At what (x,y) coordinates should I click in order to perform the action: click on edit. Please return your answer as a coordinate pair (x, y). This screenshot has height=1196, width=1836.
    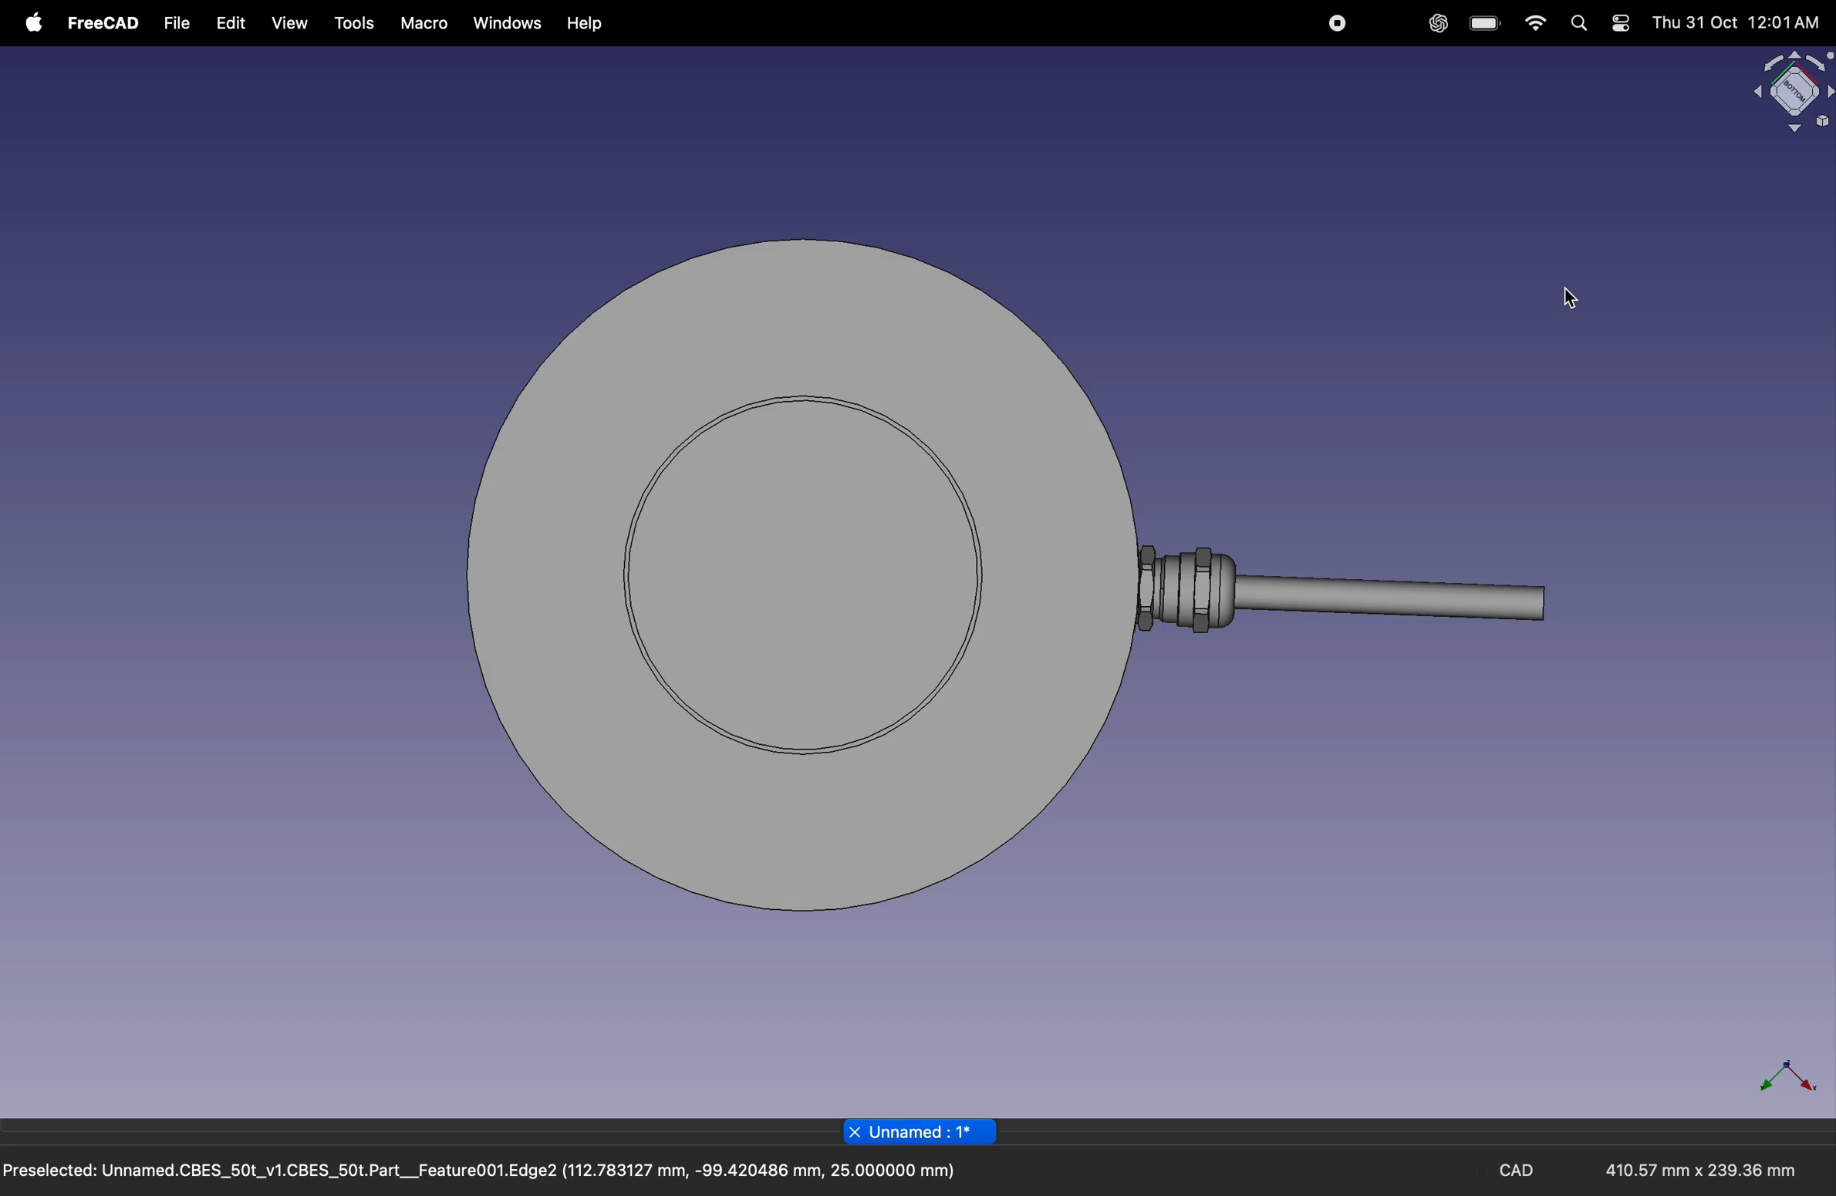
    Looking at the image, I should click on (230, 23).